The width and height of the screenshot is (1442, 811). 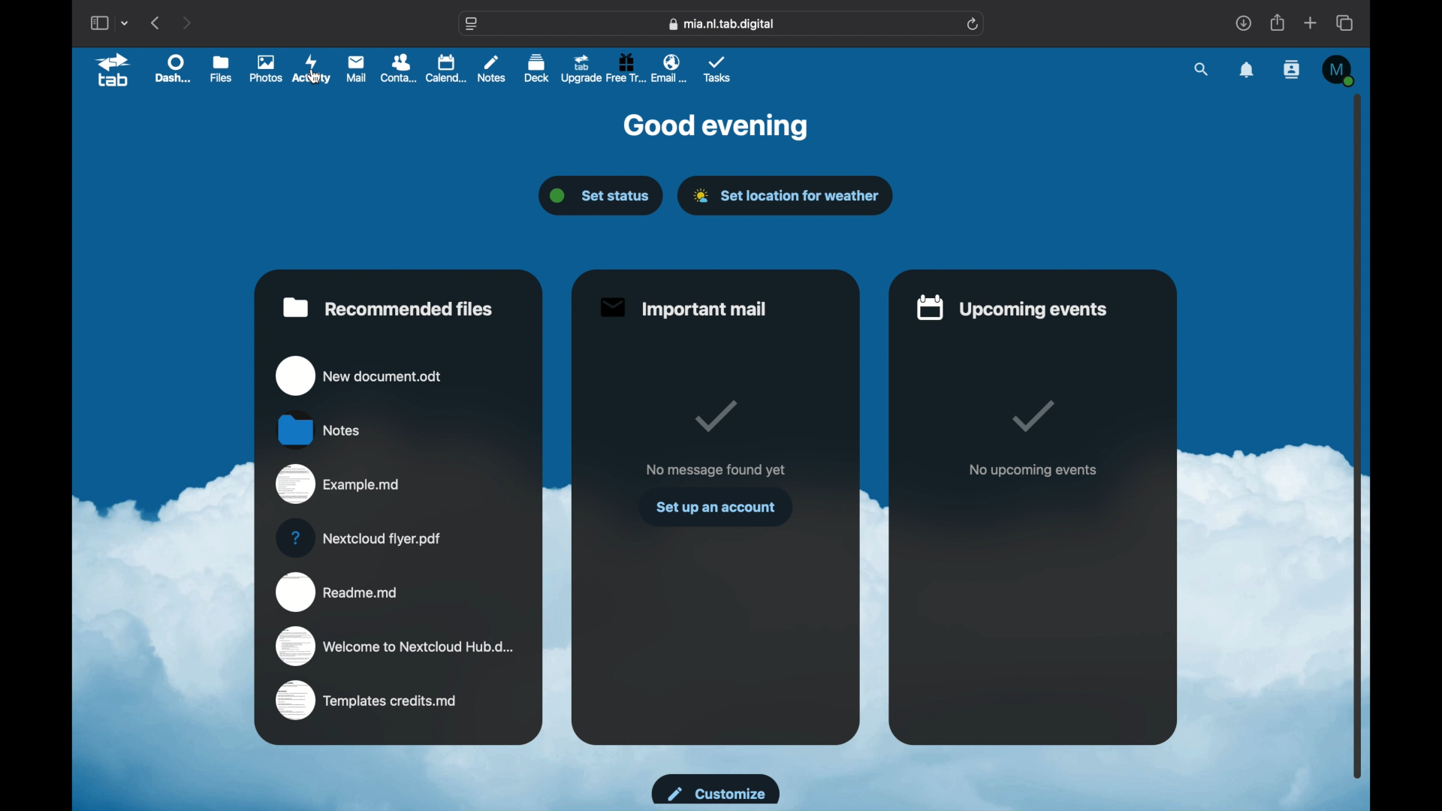 I want to click on templates, so click(x=368, y=699).